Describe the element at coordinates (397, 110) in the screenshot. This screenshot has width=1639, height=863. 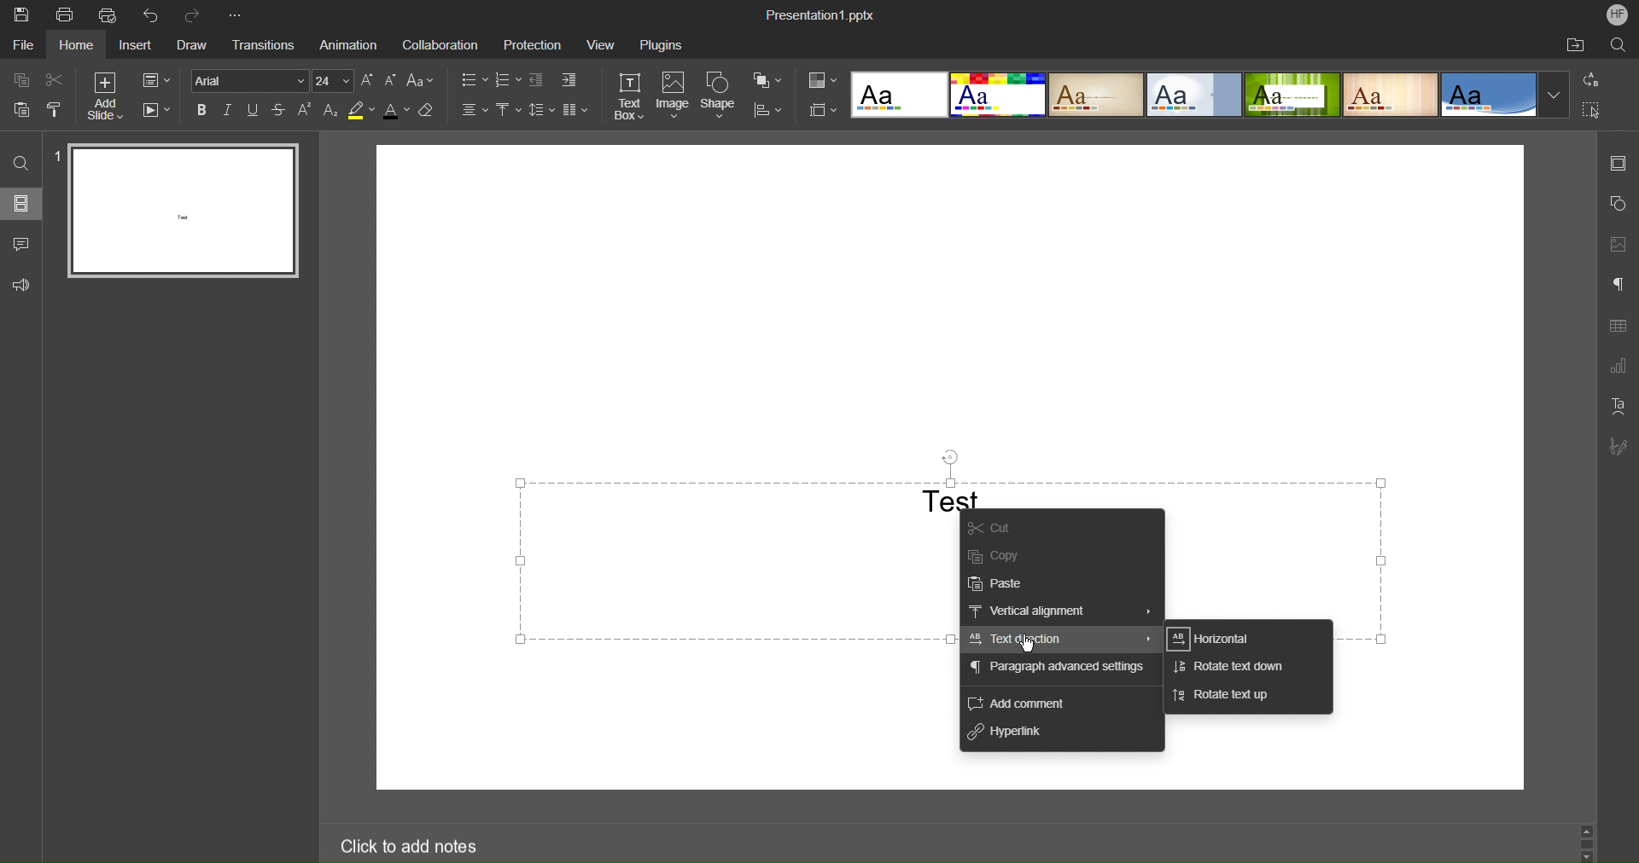
I see `Text Color` at that location.